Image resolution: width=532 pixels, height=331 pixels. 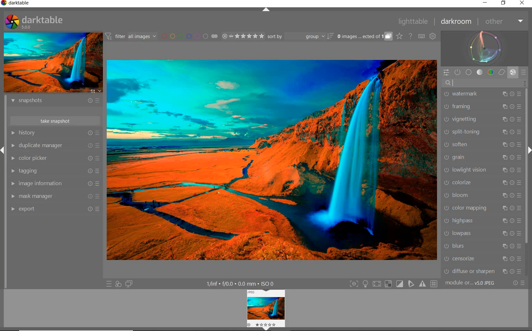 What do you see at coordinates (271, 159) in the screenshot?
I see `SELECTED IMAGE` at bounding box center [271, 159].